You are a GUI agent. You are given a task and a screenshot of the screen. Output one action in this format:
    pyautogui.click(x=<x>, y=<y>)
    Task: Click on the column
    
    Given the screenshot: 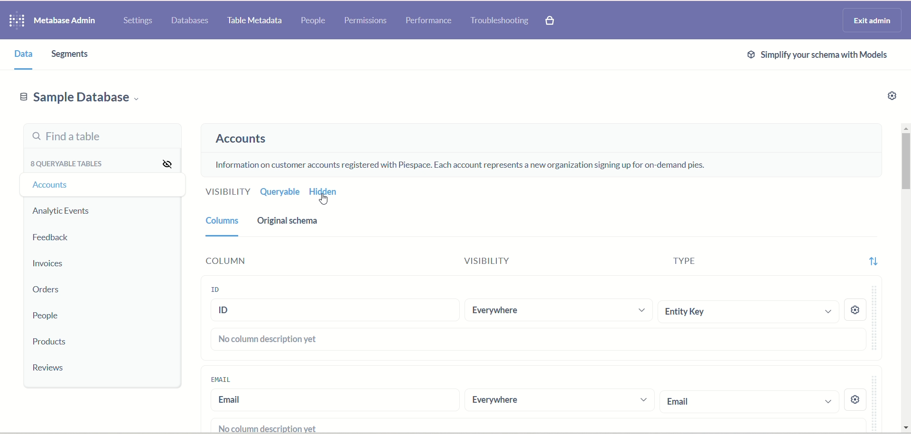 What is the action you would take?
    pyautogui.click(x=222, y=262)
    